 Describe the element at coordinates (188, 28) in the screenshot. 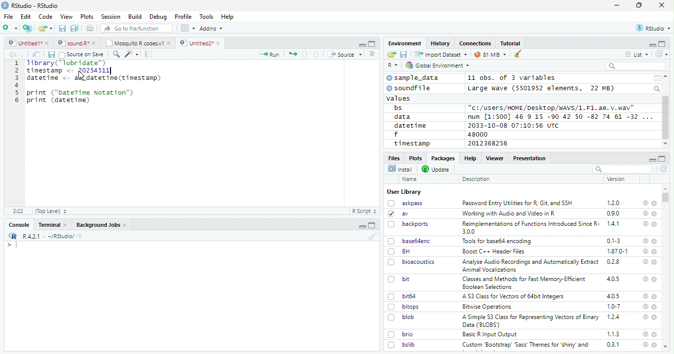

I see `Workspace panes` at that location.